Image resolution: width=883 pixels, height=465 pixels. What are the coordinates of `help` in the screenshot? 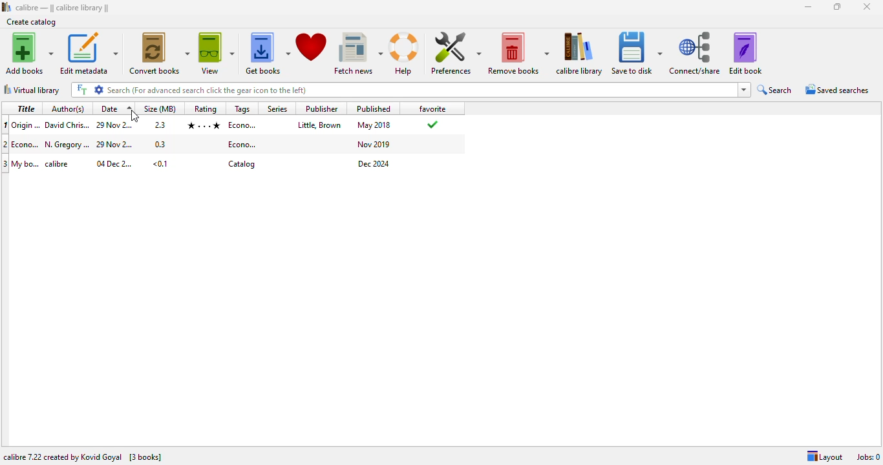 It's located at (405, 54).